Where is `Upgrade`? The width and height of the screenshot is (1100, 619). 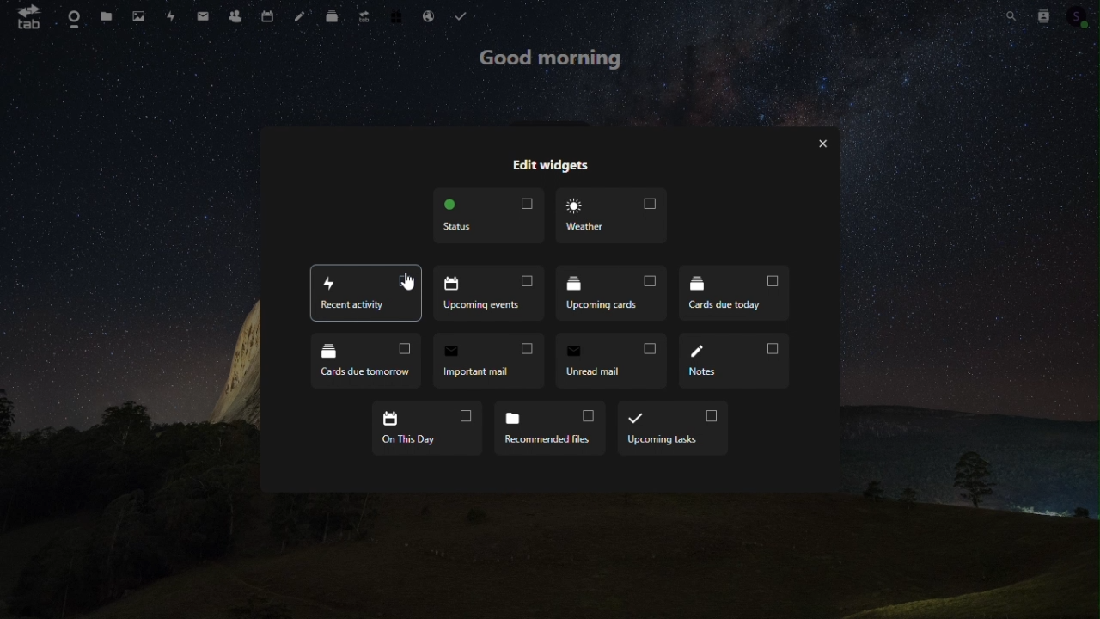
Upgrade is located at coordinates (364, 15).